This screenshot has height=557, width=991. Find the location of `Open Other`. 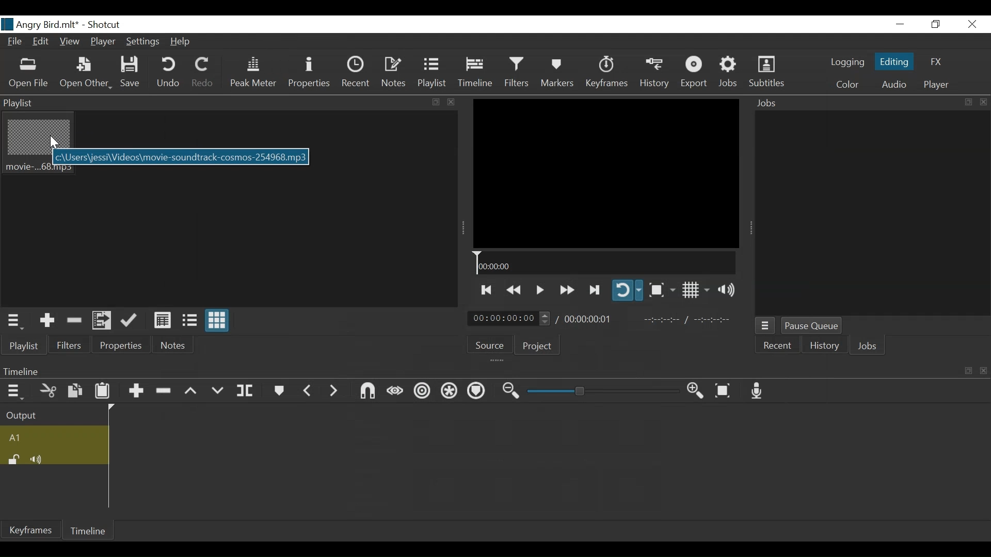

Open Other is located at coordinates (85, 73).